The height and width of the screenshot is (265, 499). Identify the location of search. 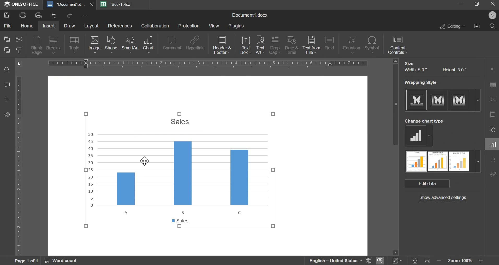
(492, 27).